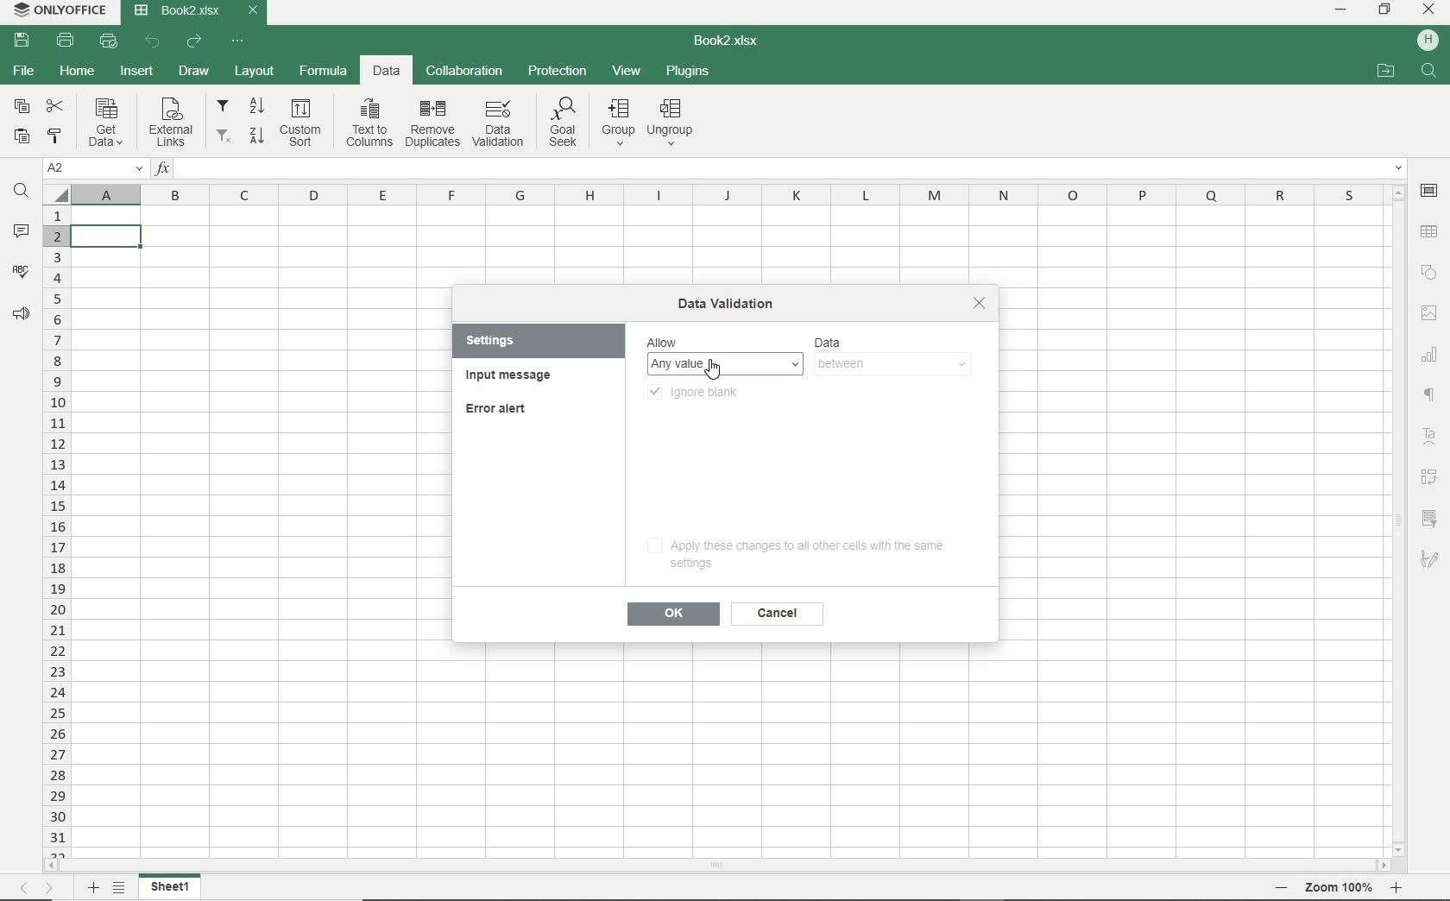 This screenshot has height=901, width=1450. I want to click on sort descending, so click(257, 138).